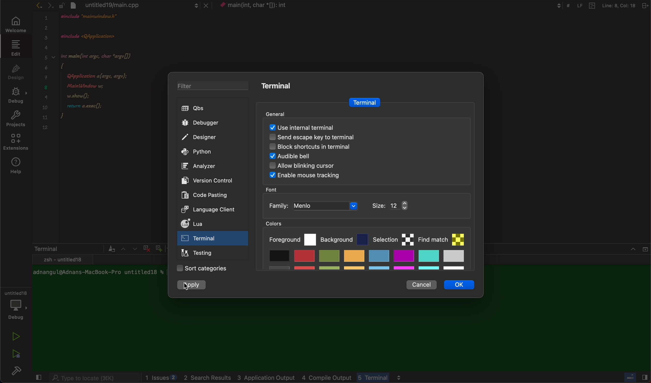  What do you see at coordinates (15, 25) in the screenshot?
I see `welcome` at bounding box center [15, 25].